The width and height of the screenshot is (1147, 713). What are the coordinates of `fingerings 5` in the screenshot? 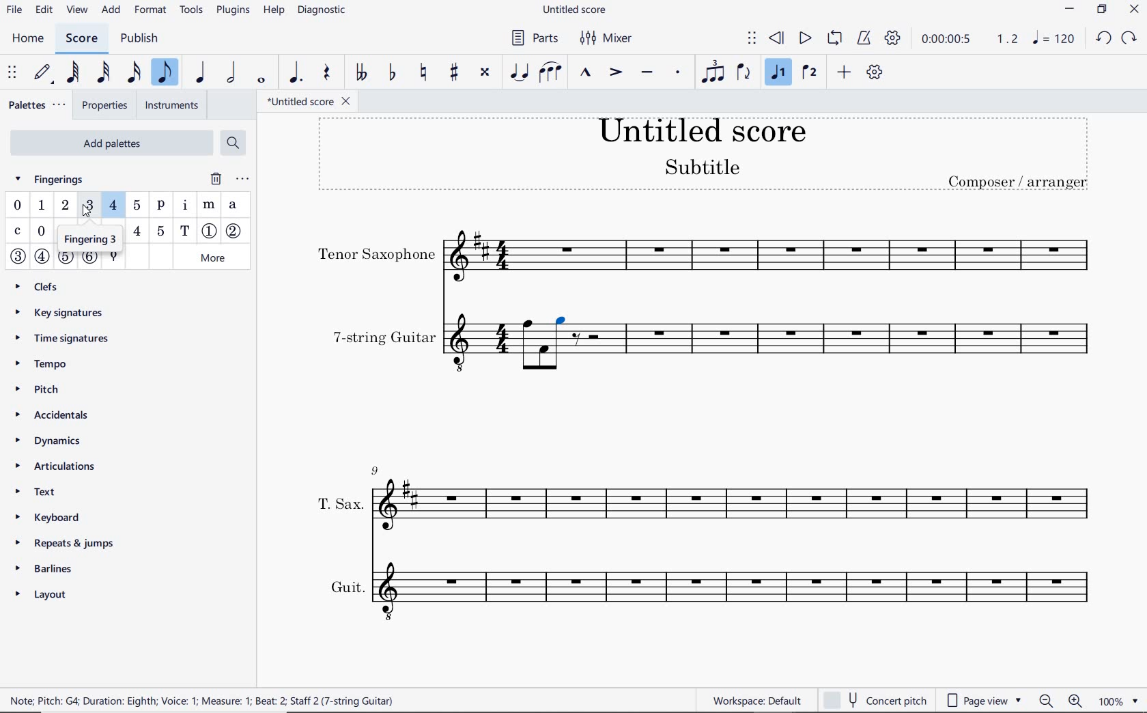 It's located at (136, 206).